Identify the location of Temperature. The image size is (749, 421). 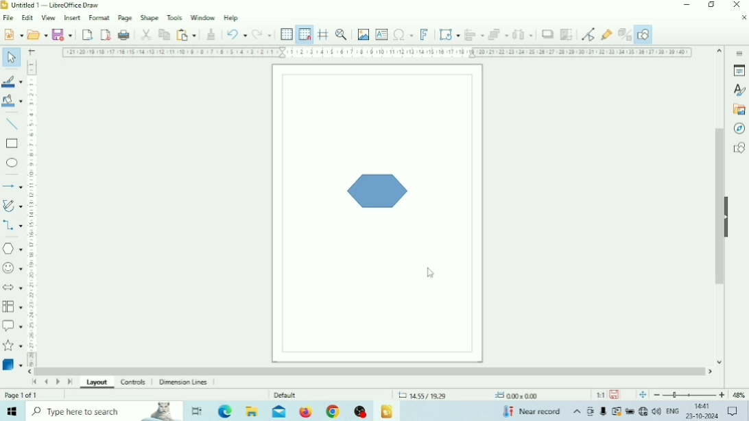
(531, 411).